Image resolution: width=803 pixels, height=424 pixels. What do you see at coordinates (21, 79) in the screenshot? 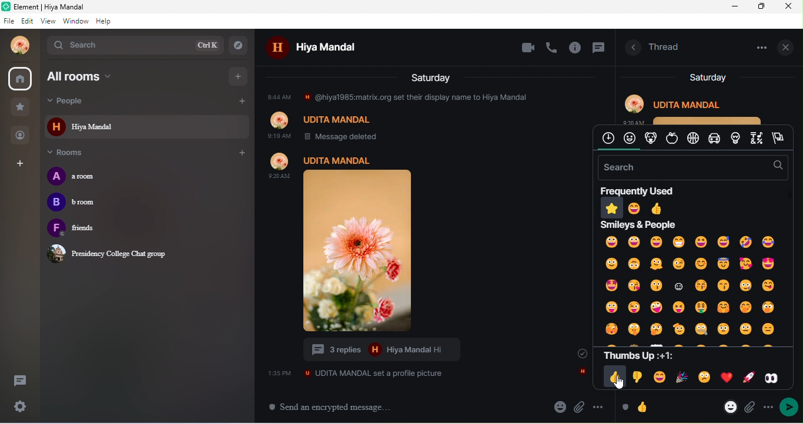
I see `all rooms` at bounding box center [21, 79].